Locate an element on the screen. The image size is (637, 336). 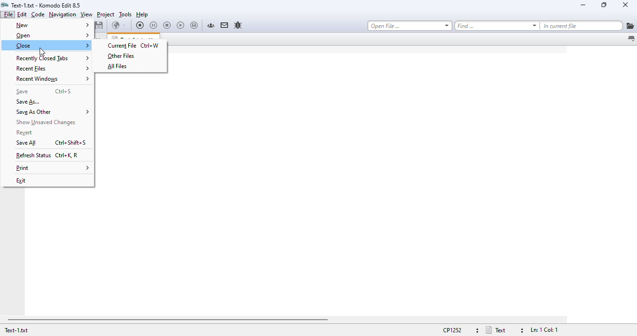
recent windows is located at coordinates (53, 79).